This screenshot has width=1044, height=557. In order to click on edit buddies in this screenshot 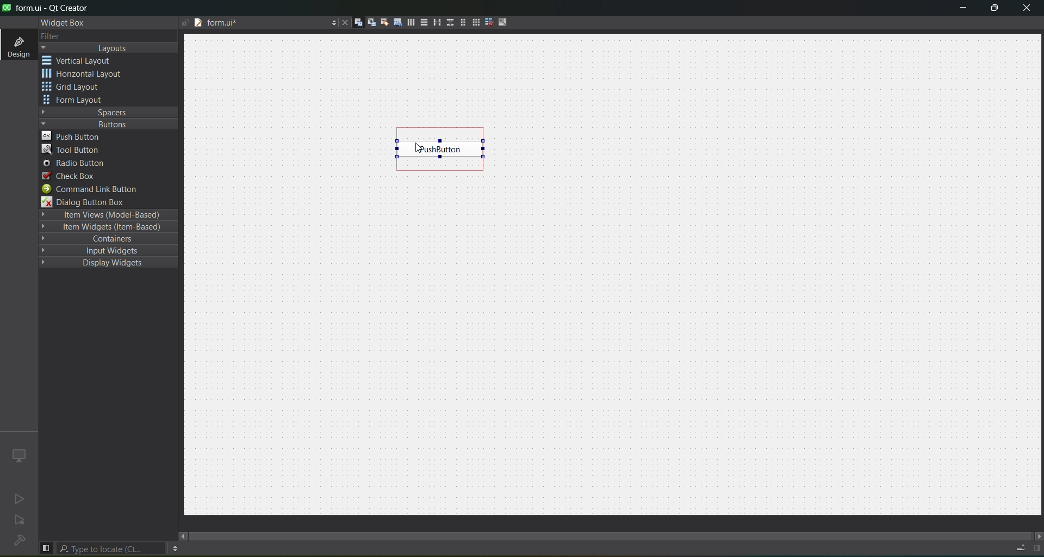, I will do `click(383, 22)`.